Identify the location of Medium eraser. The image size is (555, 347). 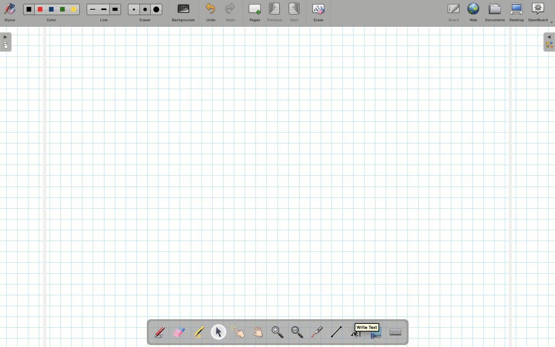
(144, 9).